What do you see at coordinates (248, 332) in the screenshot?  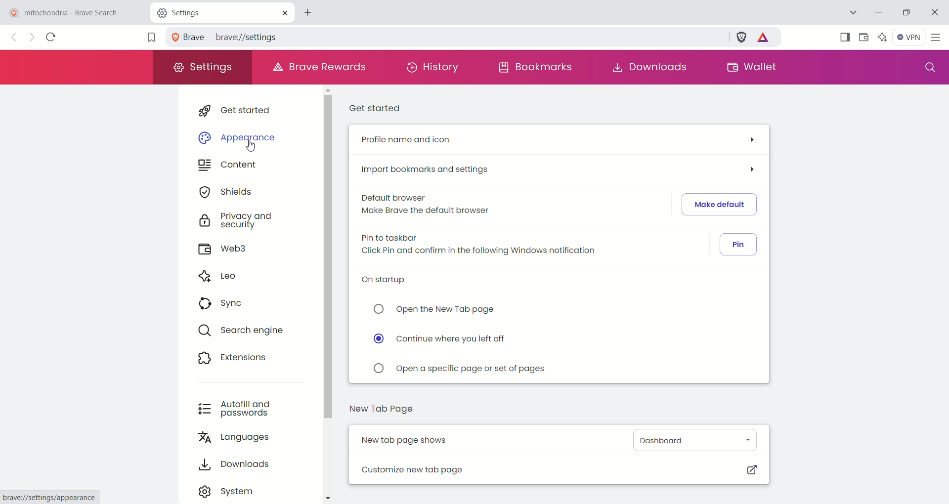 I see `search engine` at bounding box center [248, 332].